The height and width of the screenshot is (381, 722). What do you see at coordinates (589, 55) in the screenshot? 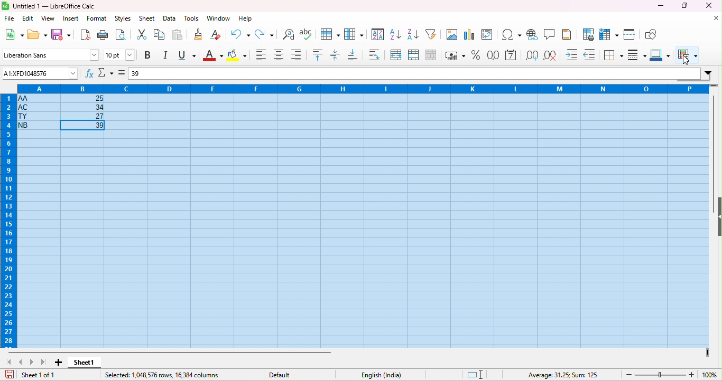
I see `decrease indent` at bounding box center [589, 55].